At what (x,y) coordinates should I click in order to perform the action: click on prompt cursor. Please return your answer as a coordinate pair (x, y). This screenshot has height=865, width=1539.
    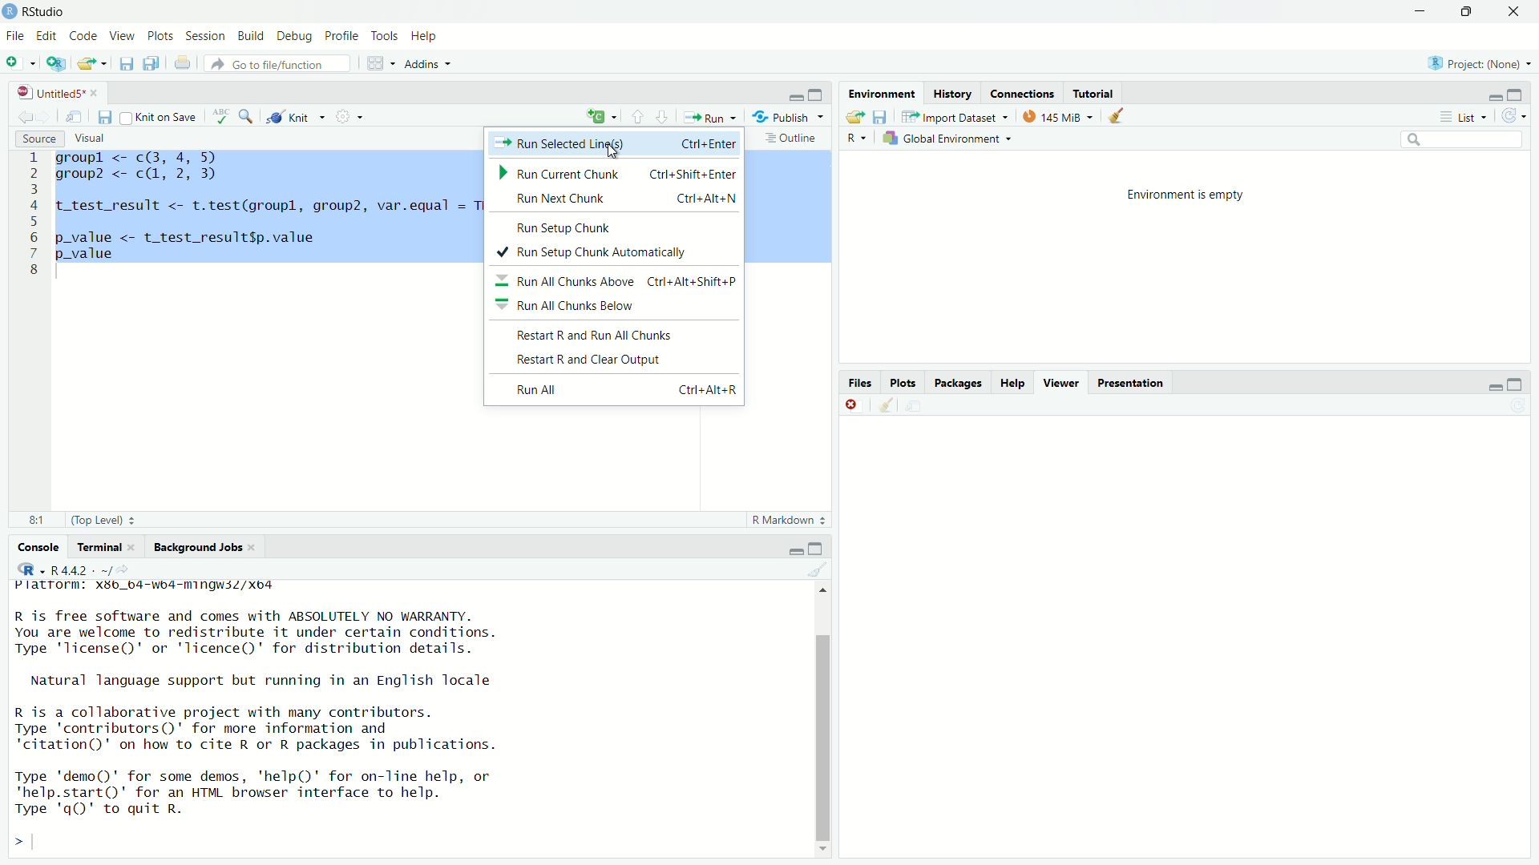
    Looking at the image, I should click on (18, 840).